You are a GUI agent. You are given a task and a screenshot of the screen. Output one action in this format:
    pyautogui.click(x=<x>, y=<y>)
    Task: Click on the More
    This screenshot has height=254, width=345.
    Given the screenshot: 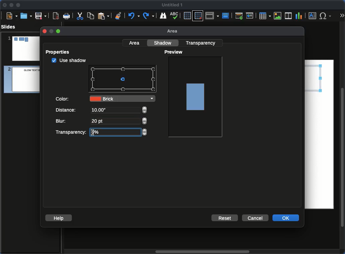 What is the action you would take?
    pyautogui.click(x=342, y=16)
    